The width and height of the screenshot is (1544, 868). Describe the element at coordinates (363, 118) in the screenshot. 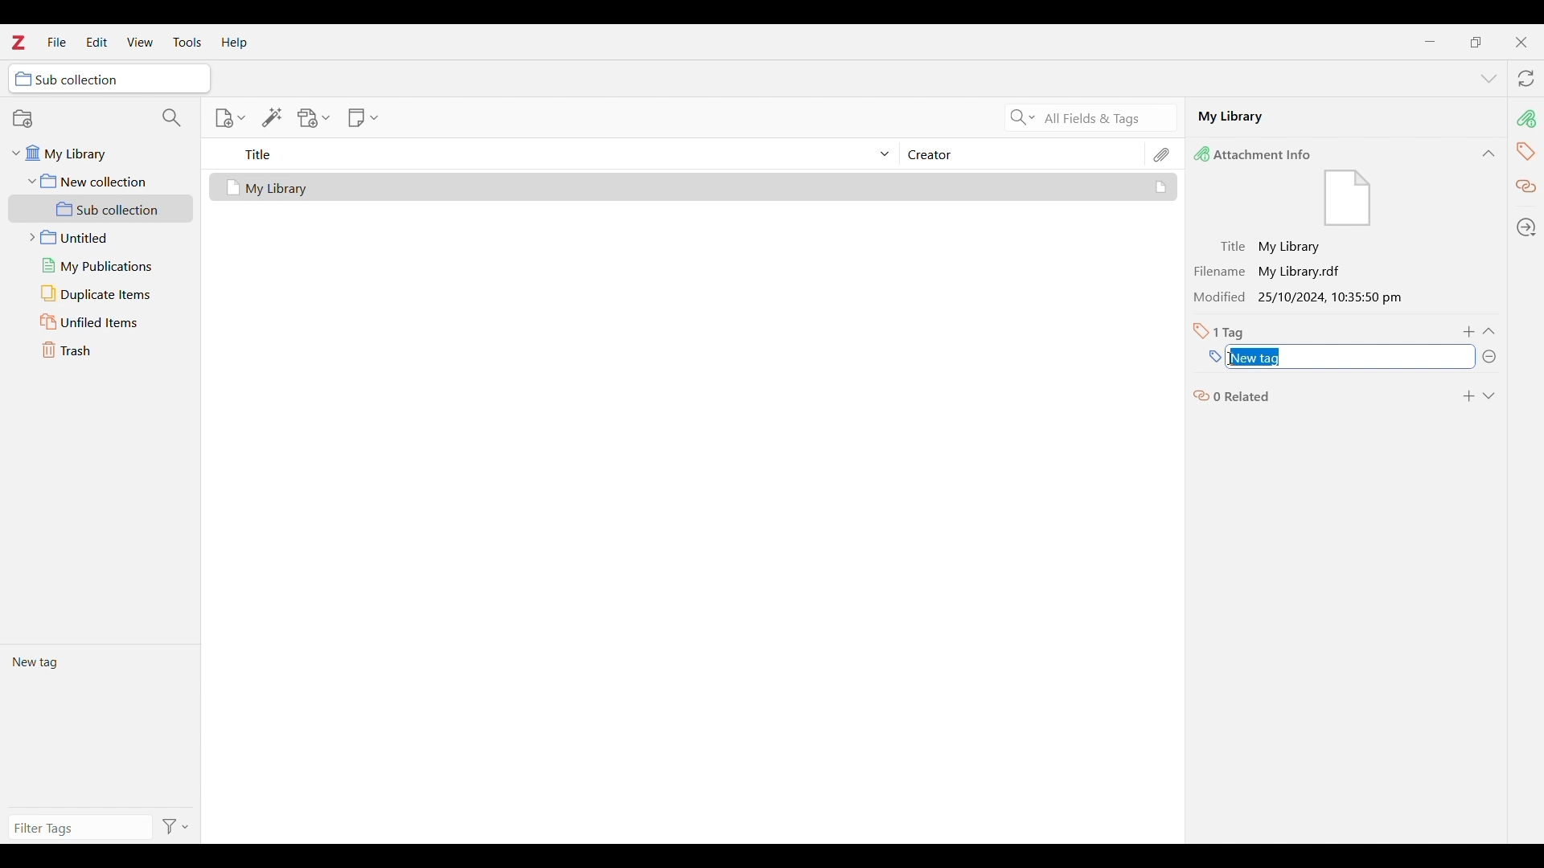

I see `New note options` at that location.